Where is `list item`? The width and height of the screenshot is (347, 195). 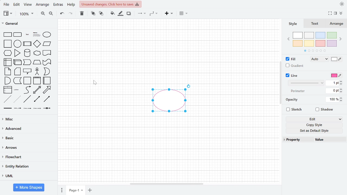
list item is located at coordinates (17, 90).